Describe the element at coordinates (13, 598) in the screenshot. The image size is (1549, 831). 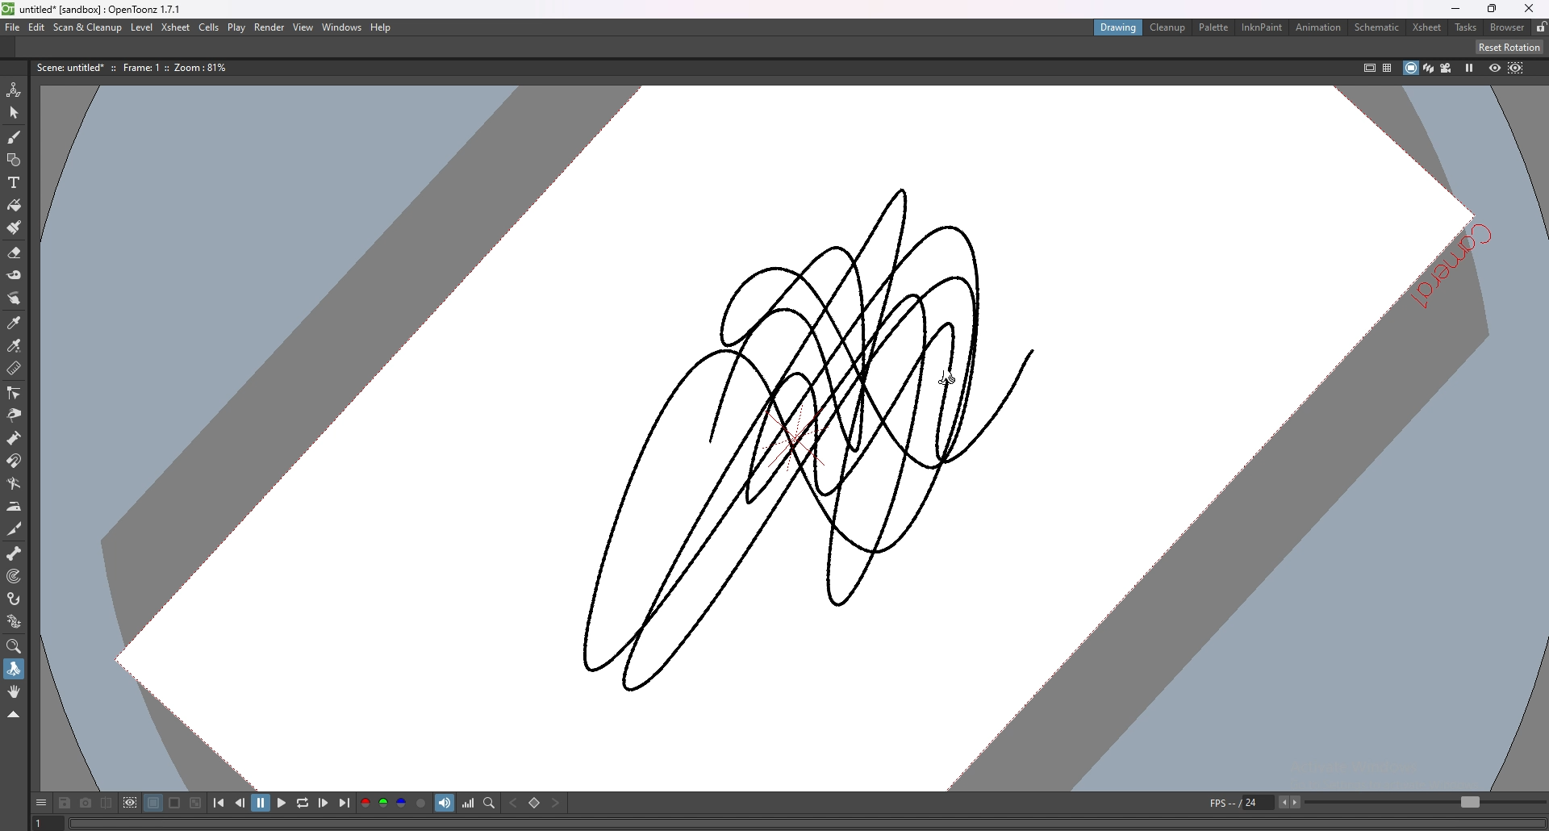
I see `hook` at that location.